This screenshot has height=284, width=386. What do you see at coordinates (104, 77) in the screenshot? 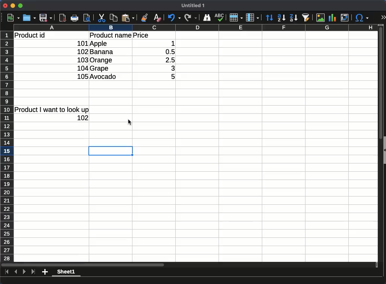
I see `avocado` at bounding box center [104, 77].